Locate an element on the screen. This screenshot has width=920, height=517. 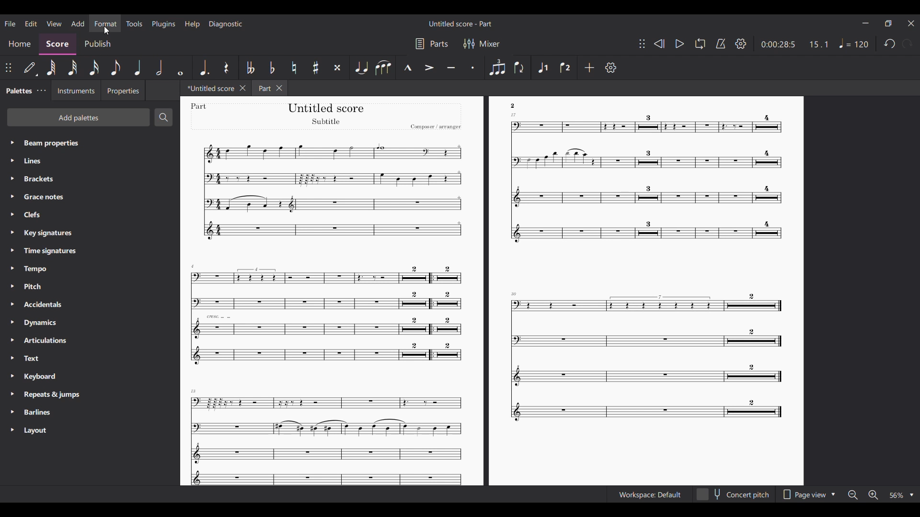
Articulations is located at coordinates (41, 340).